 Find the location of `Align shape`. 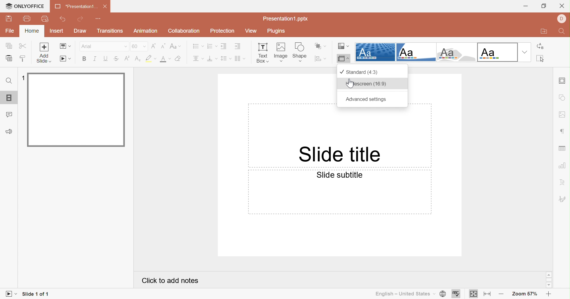

Align shape is located at coordinates (321, 59).